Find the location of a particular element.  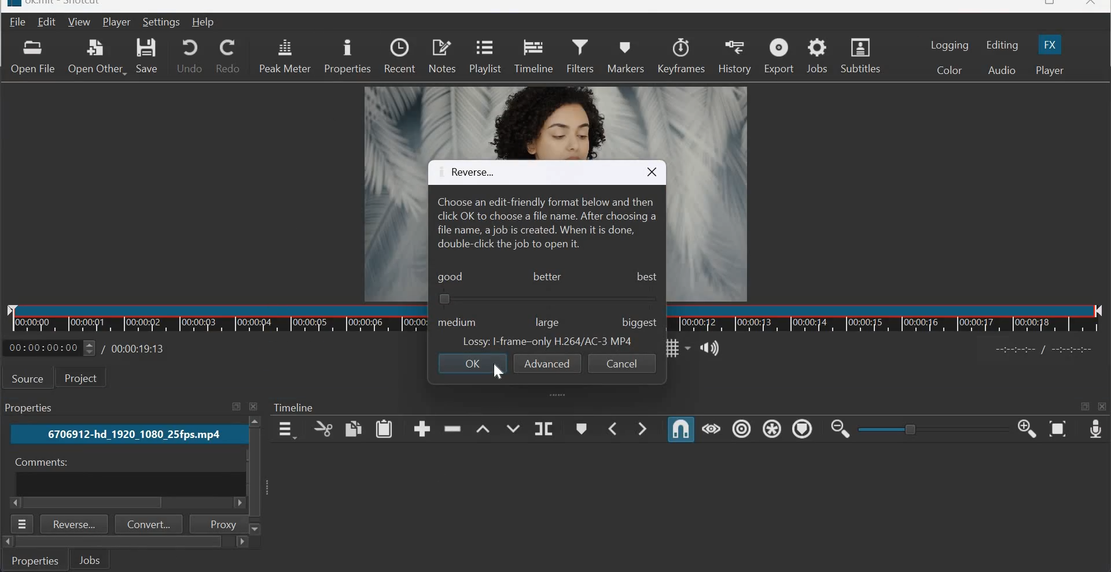

Overwrite is located at coordinates (512, 426).